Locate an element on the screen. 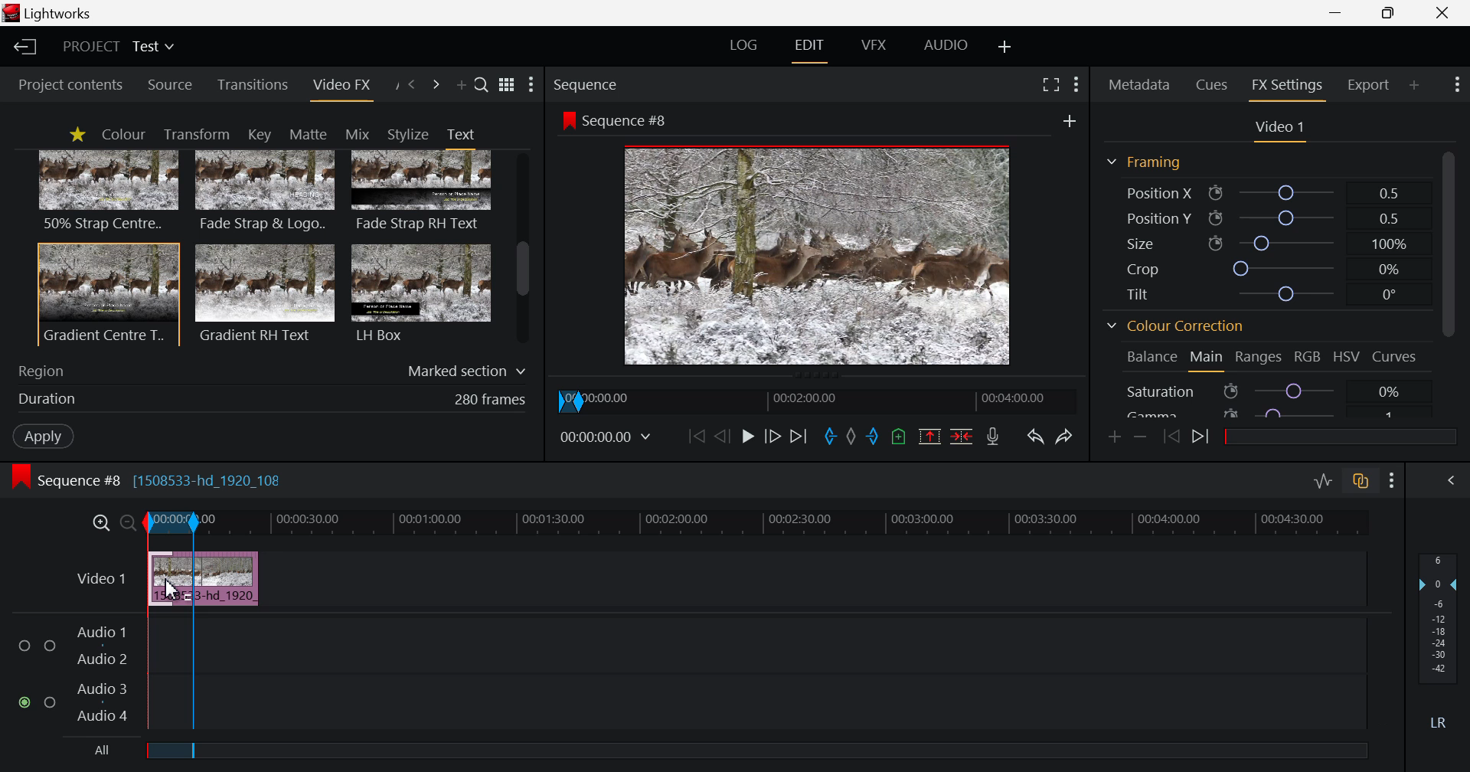 The width and height of the screenshot is (1470, 772). Mark Out is located at coordinates (873, 438).